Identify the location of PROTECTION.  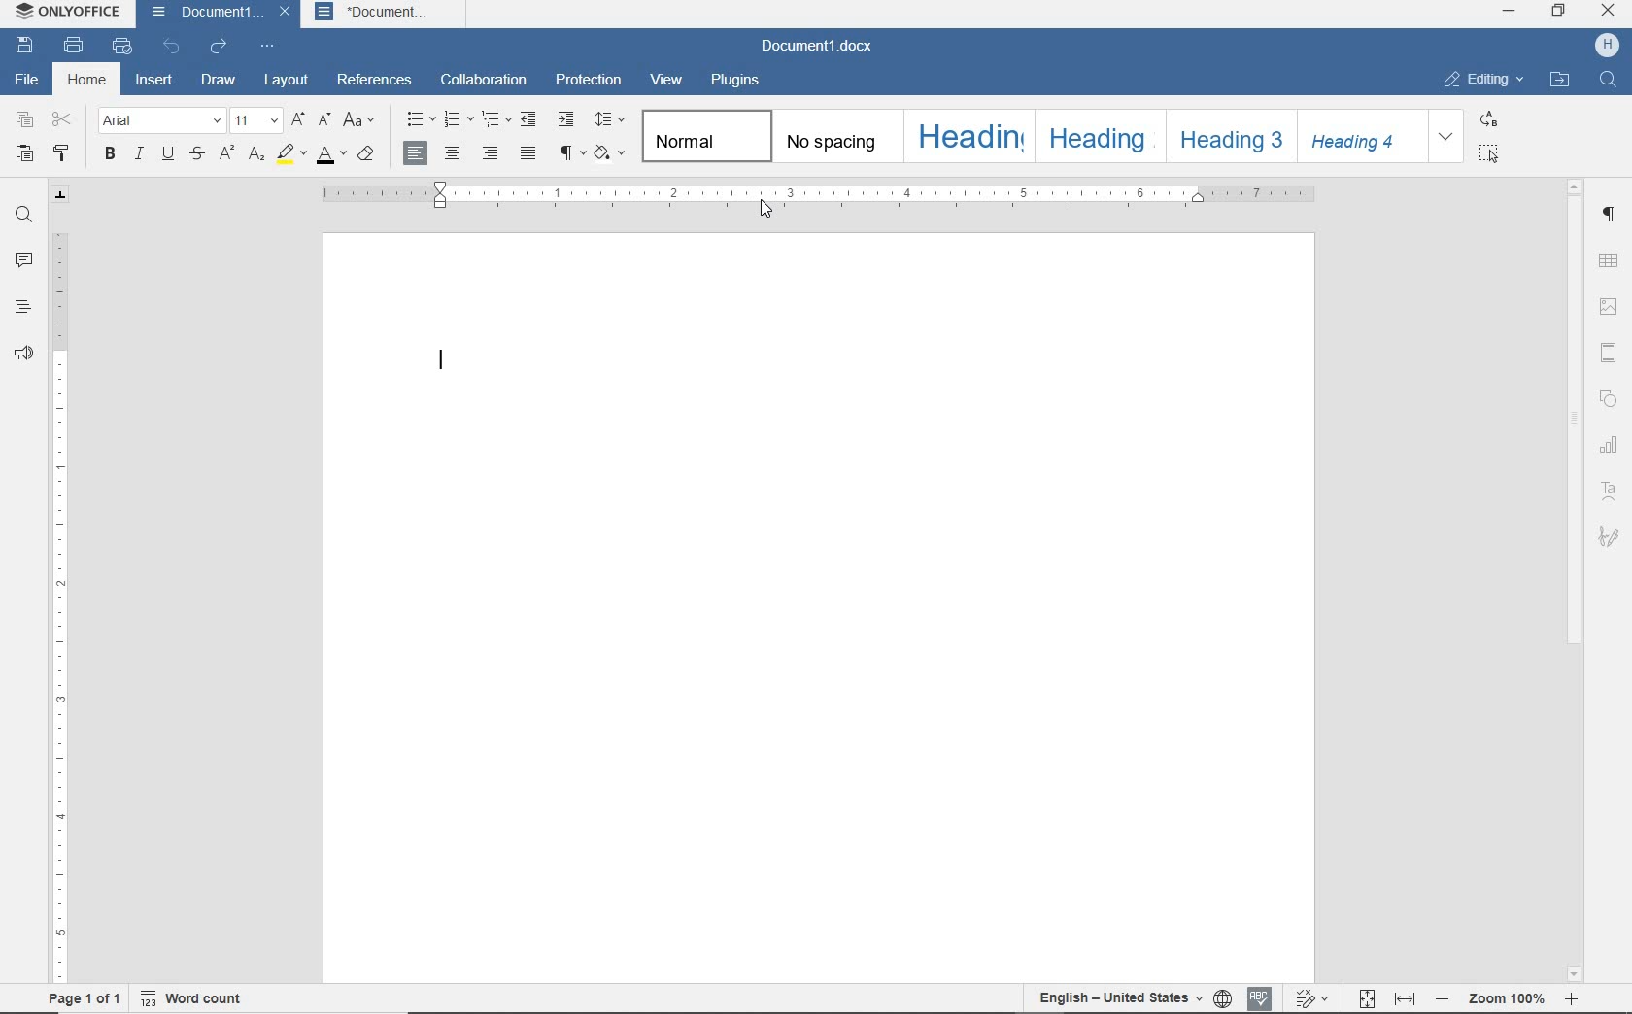
(589, 80).